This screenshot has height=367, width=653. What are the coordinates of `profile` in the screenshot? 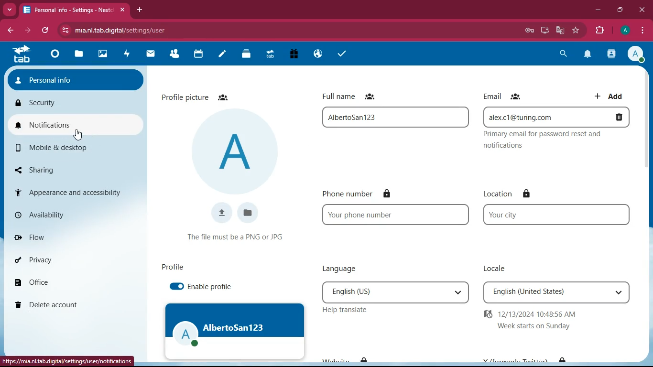 It's located at (174, 268).